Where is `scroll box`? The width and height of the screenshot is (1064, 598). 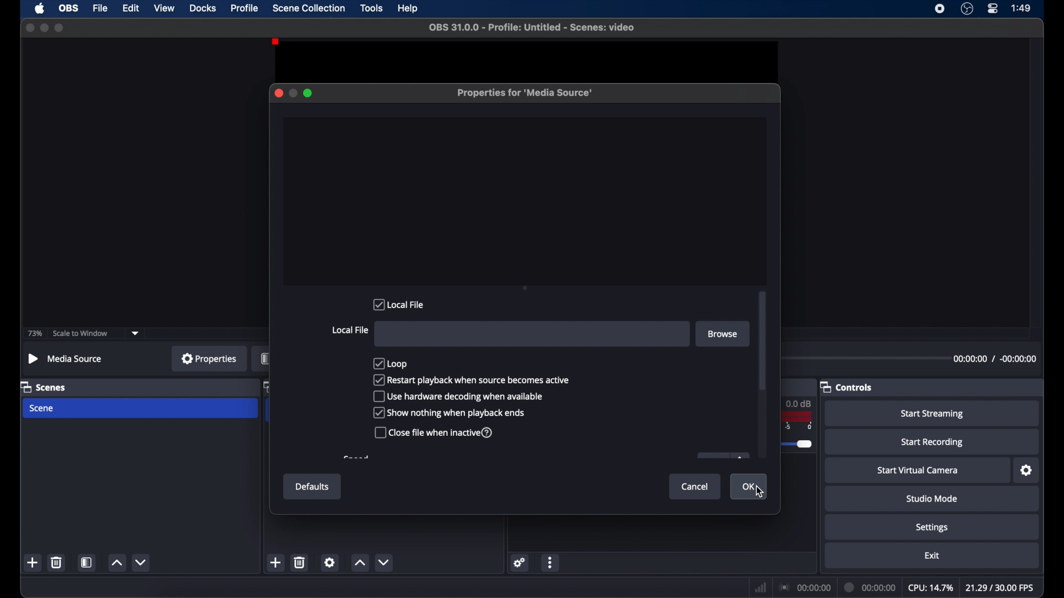
scroll box is located at coordinates (763, 342).